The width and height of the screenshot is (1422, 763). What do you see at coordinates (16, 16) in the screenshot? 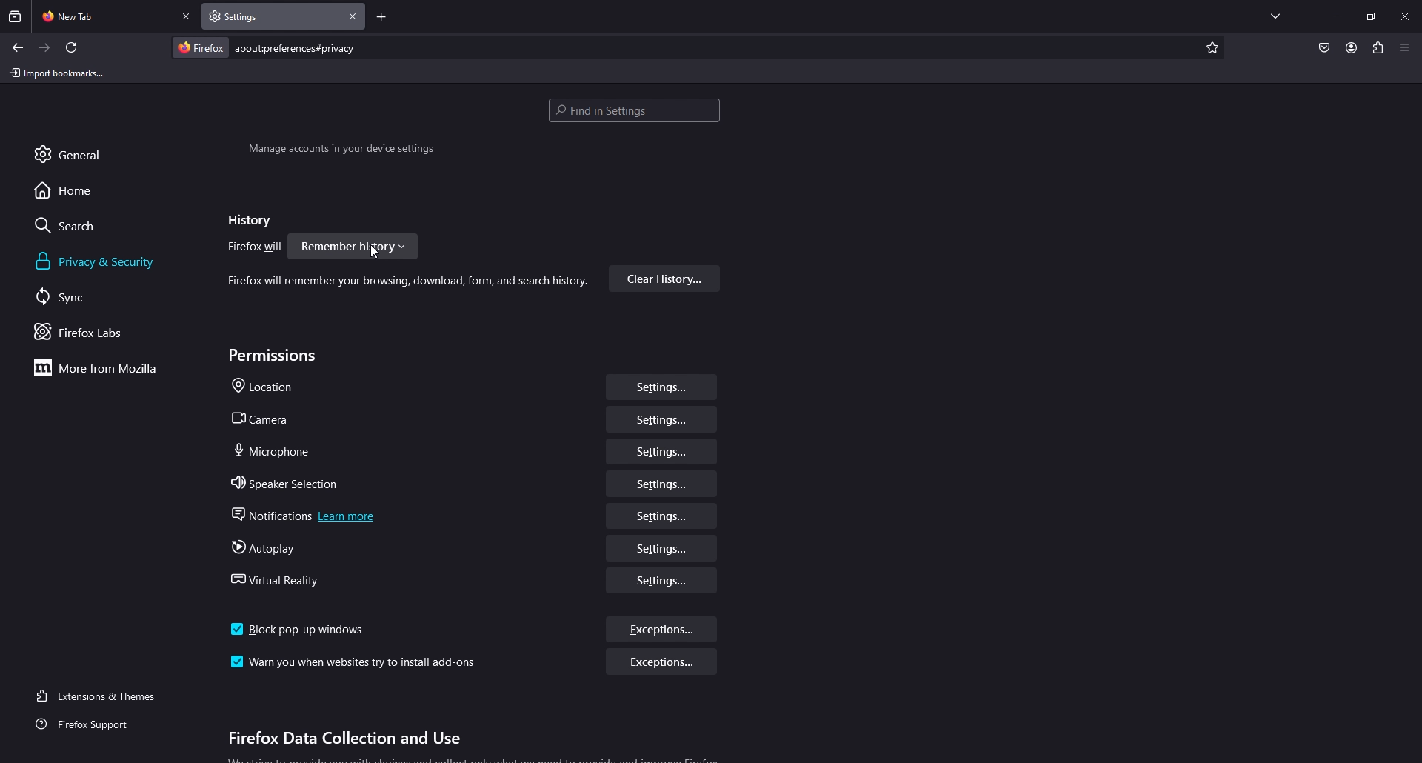
I see `recent browsing` at bounding box center [16, 16].